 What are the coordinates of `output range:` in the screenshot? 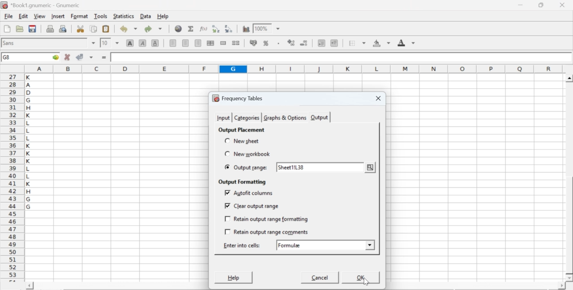 It's located at (247, 168).